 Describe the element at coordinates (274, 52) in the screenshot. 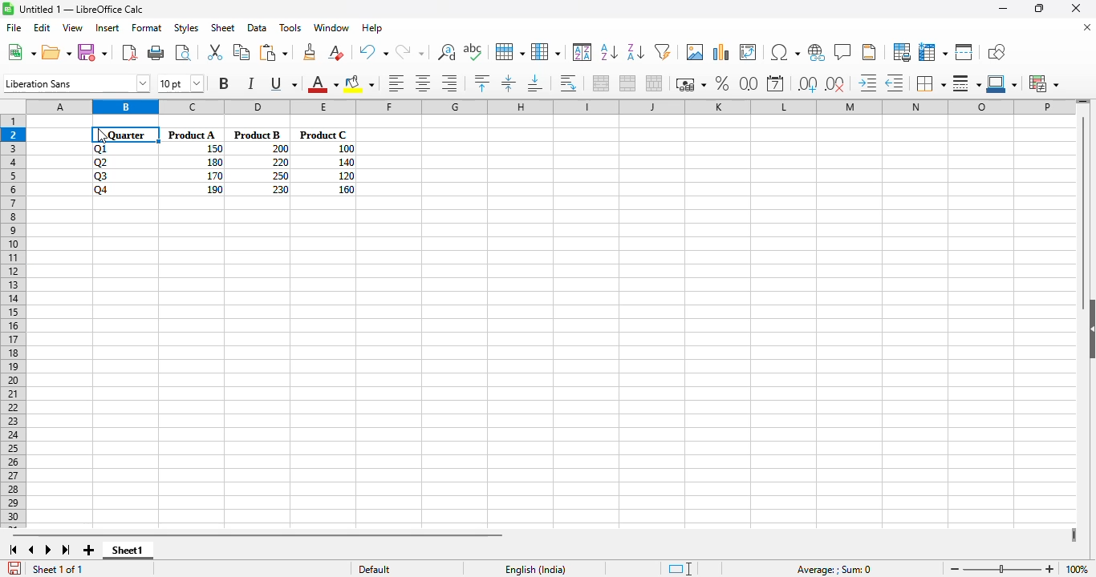

I see `paste` at that location.